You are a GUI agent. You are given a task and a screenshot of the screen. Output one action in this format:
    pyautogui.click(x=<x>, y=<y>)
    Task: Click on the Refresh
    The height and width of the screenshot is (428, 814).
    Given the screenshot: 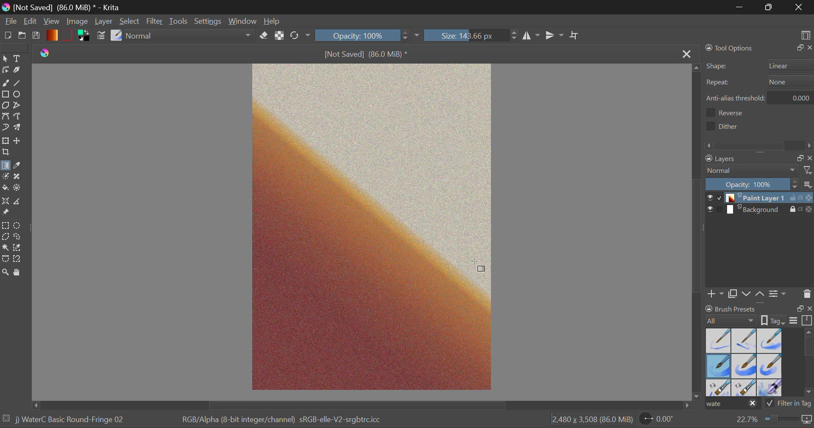 What is the action you would take?
    pyautogui.click(x=300, y=37)
    